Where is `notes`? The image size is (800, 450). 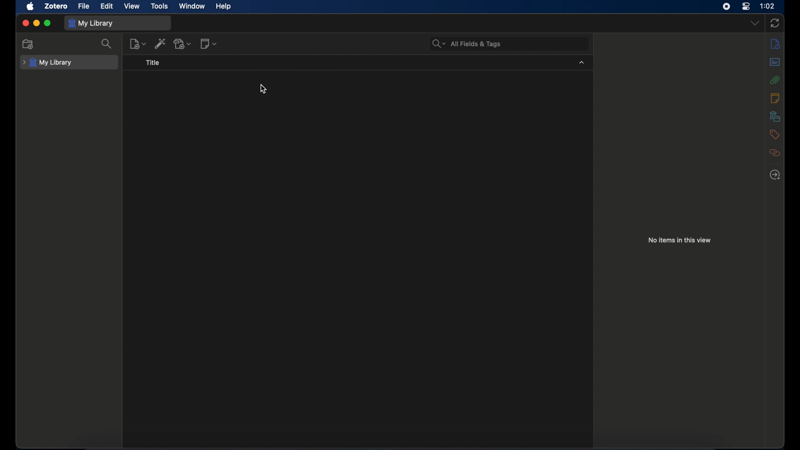 notes is located at coordinates (775, 97).